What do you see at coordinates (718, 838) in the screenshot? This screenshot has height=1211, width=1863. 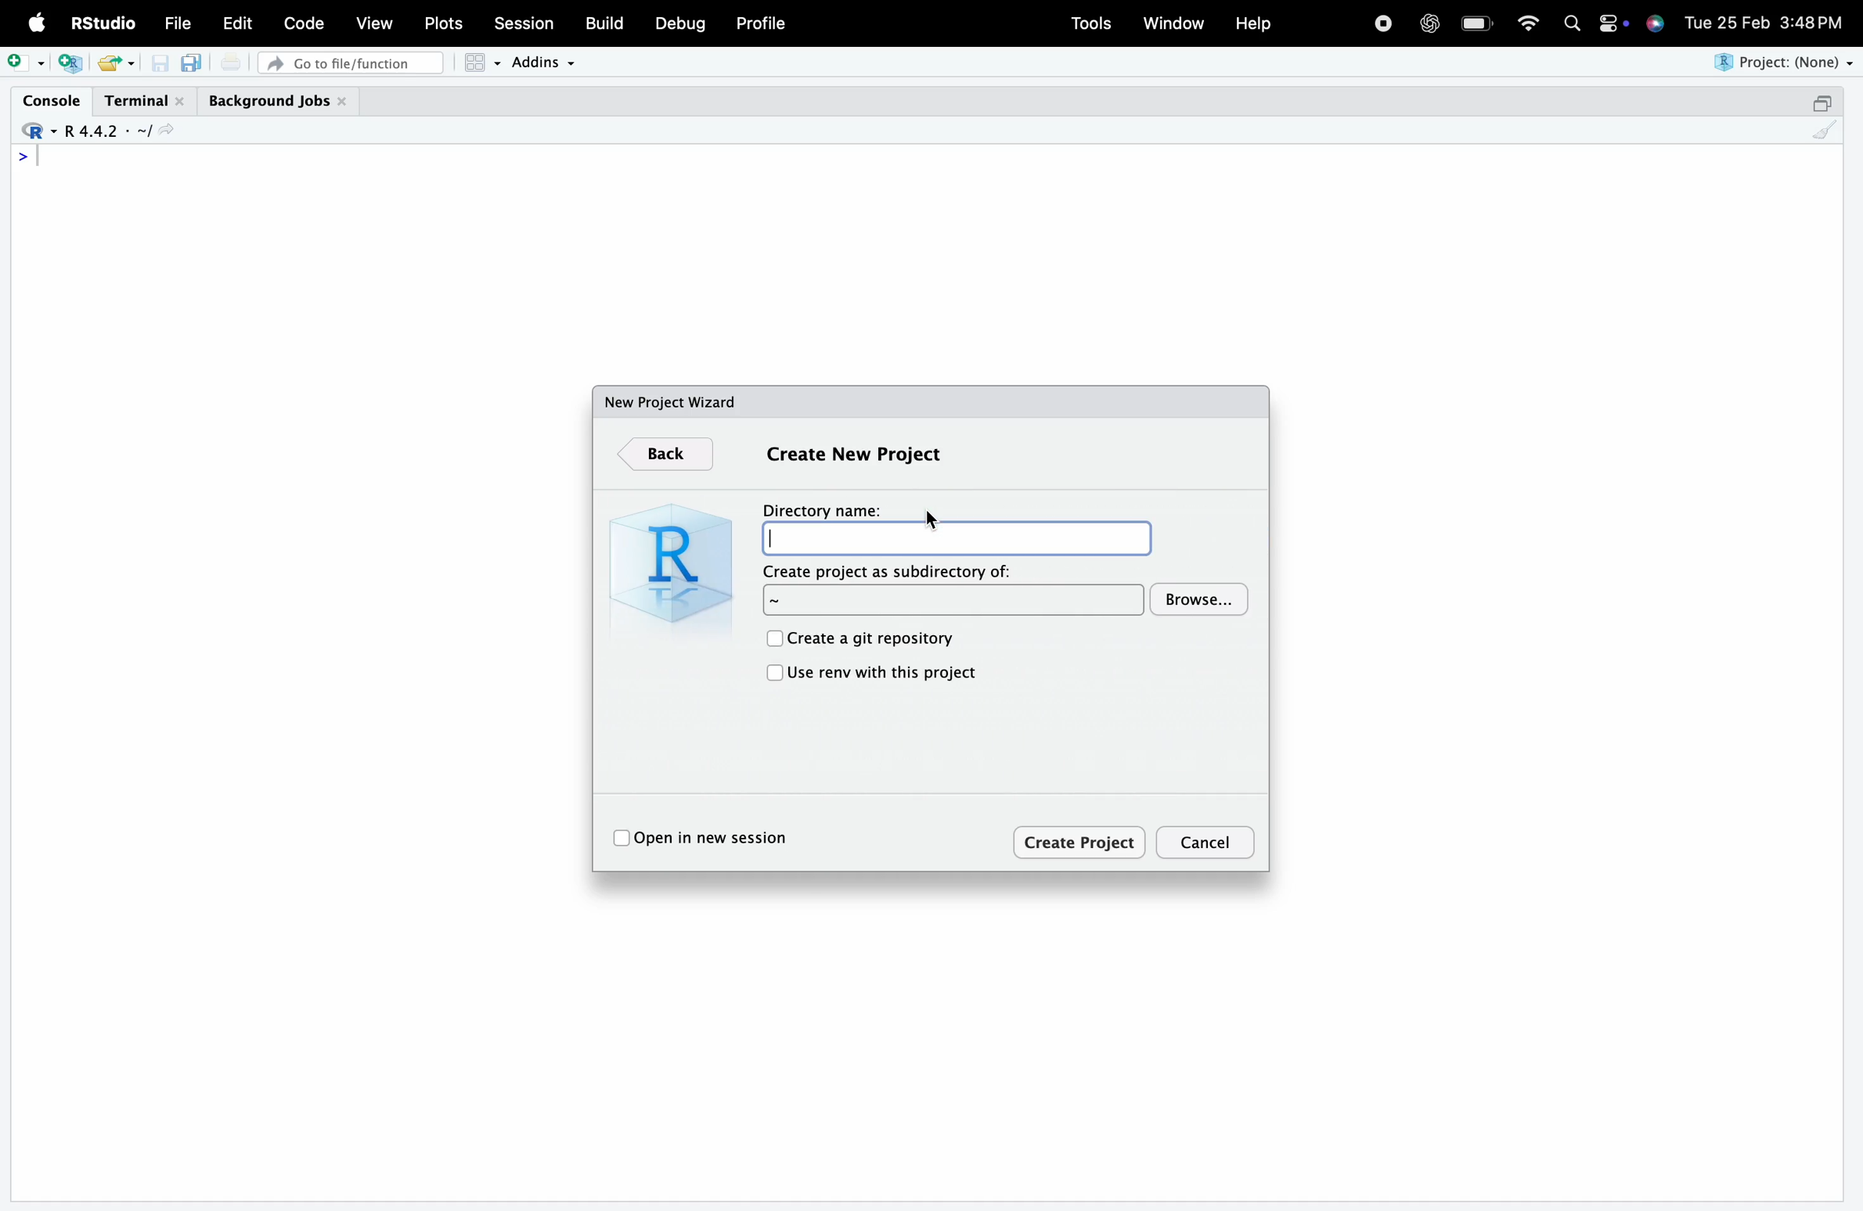 I see `Open in new session` at bounding box center [718, 838].